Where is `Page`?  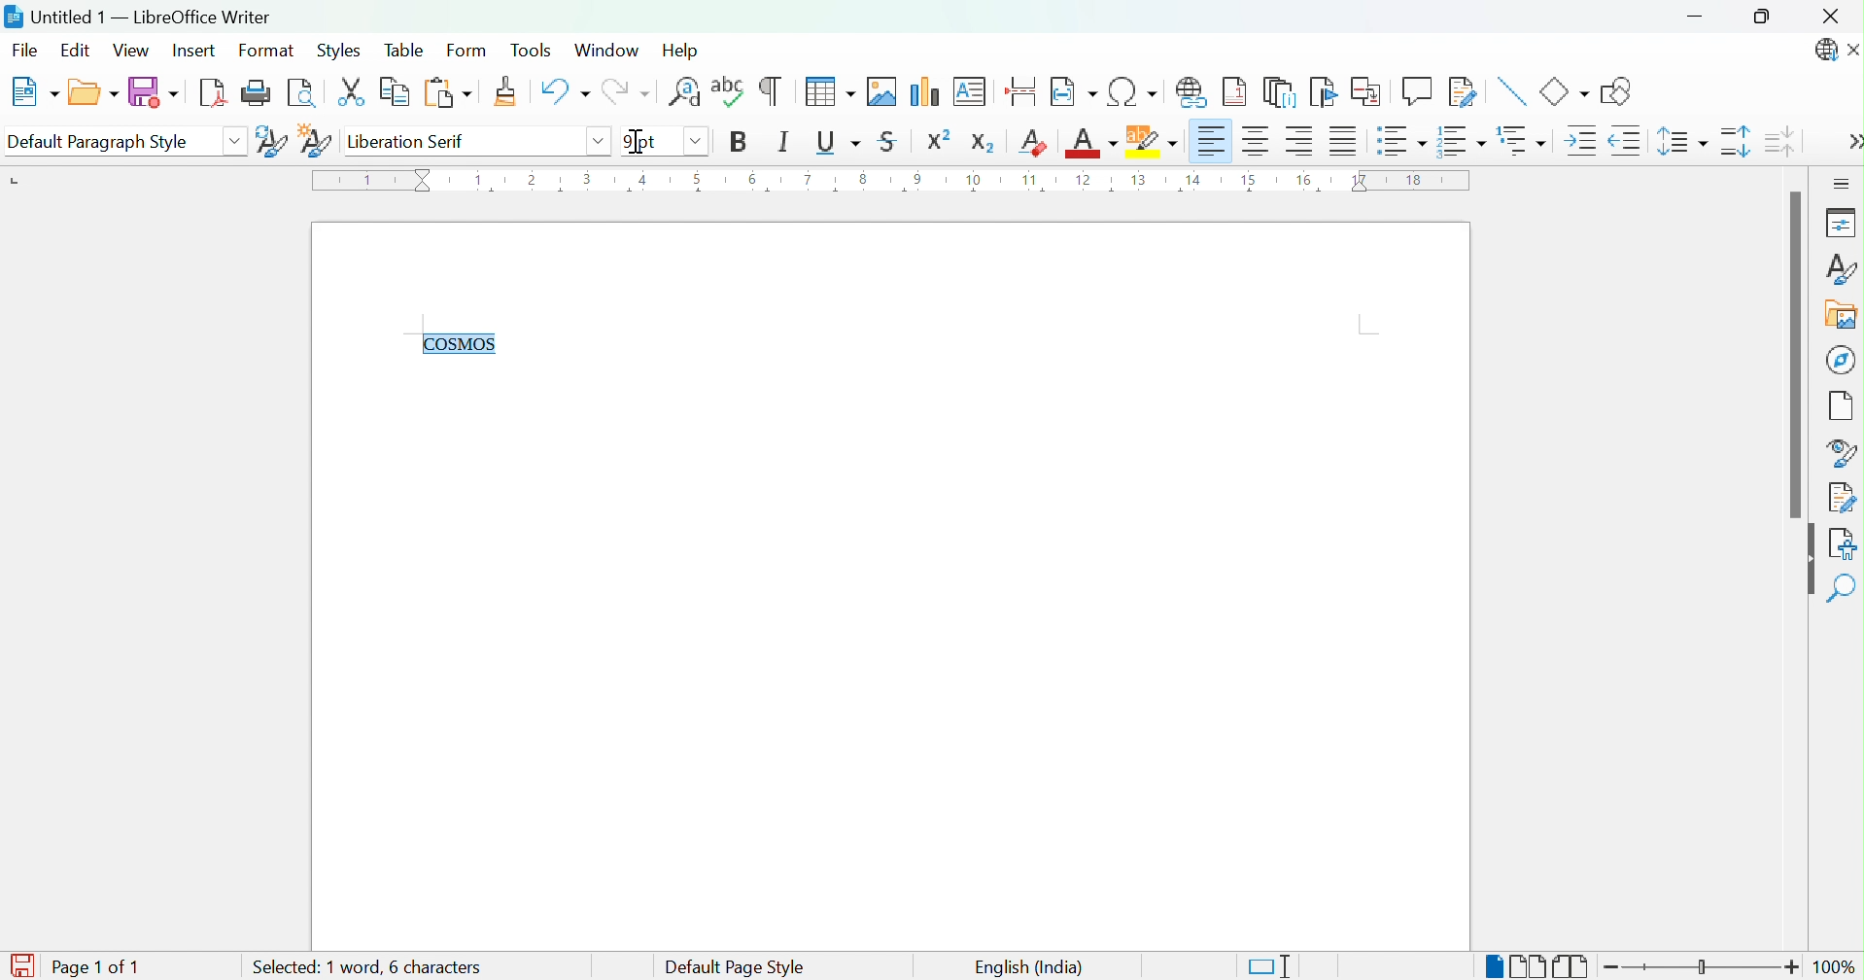
Page is located at coordinates (1843, 404).